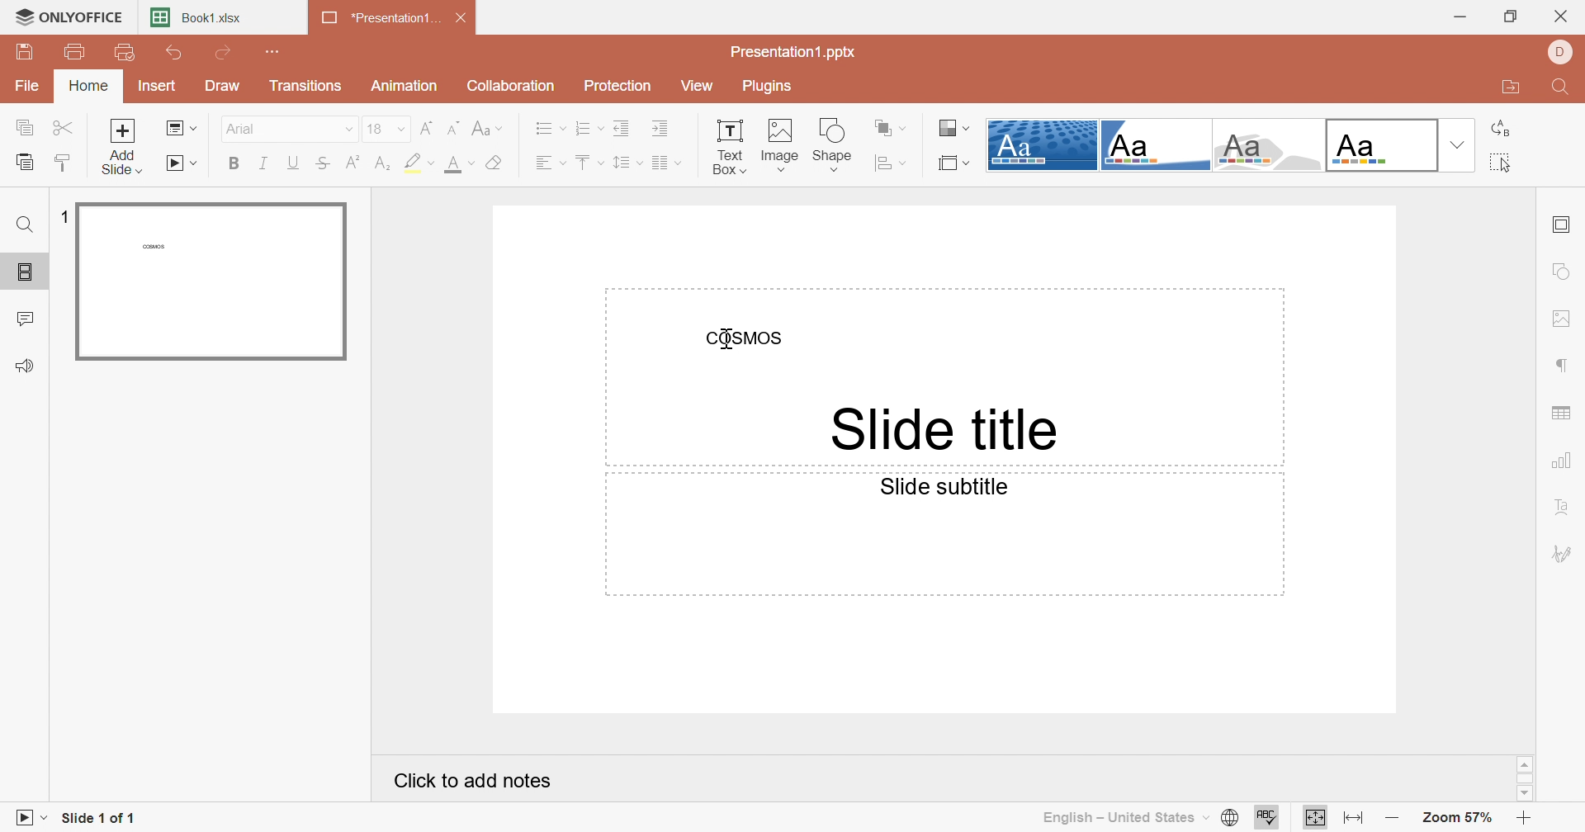  What do you see at coordinates (263, 163) in the screenshot?
I see `Italic` at bounding box center [263, 163].